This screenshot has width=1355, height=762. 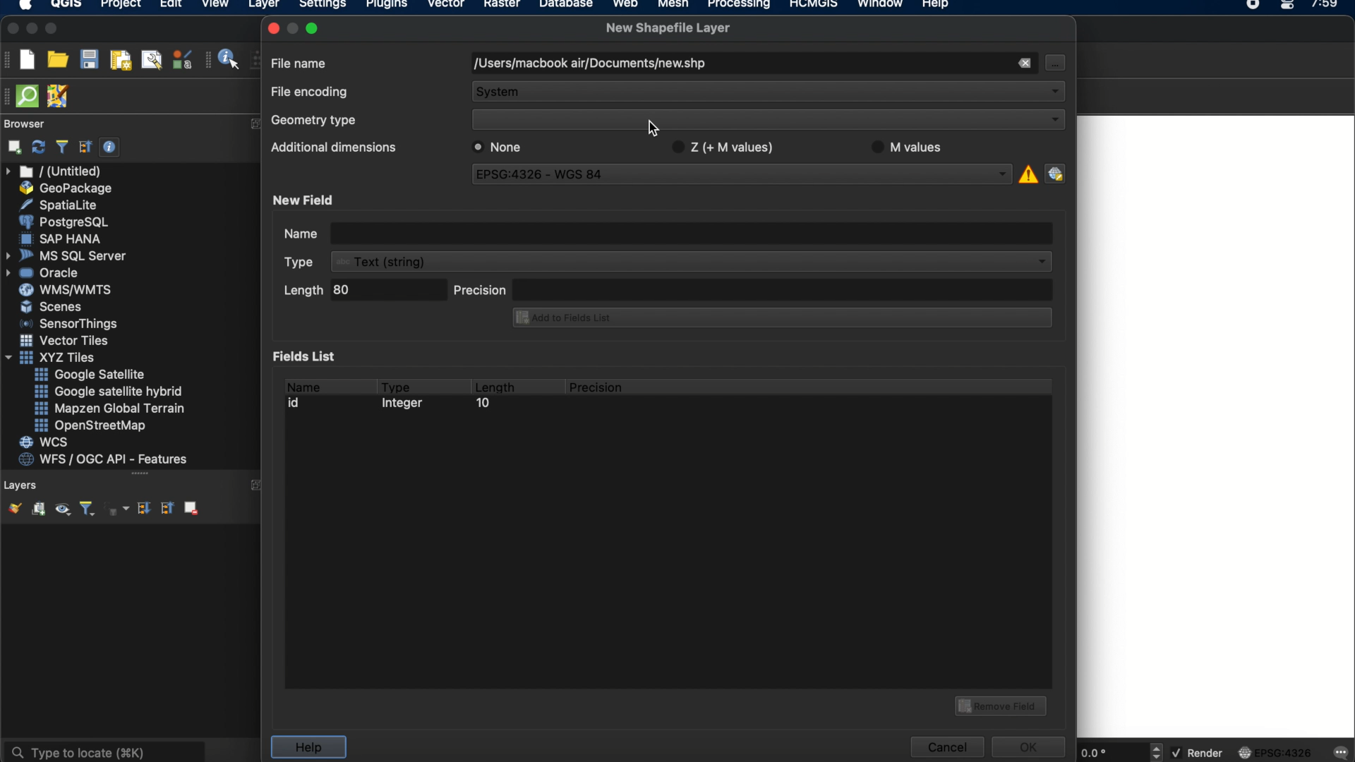 What do you see at coordinates (272, 28) in the screenshot?
I see `close` at bounding box center [272, 28].